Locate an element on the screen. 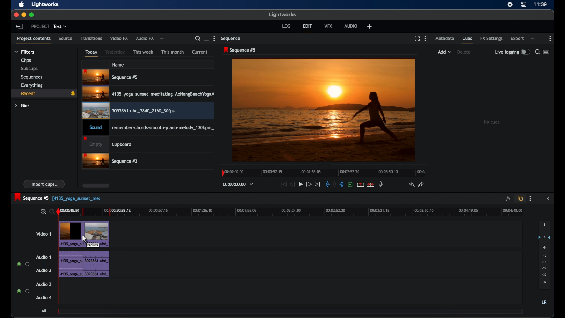 The height and width of the screenshot is (318, 565). import clips is located at coordinates (44, 184).